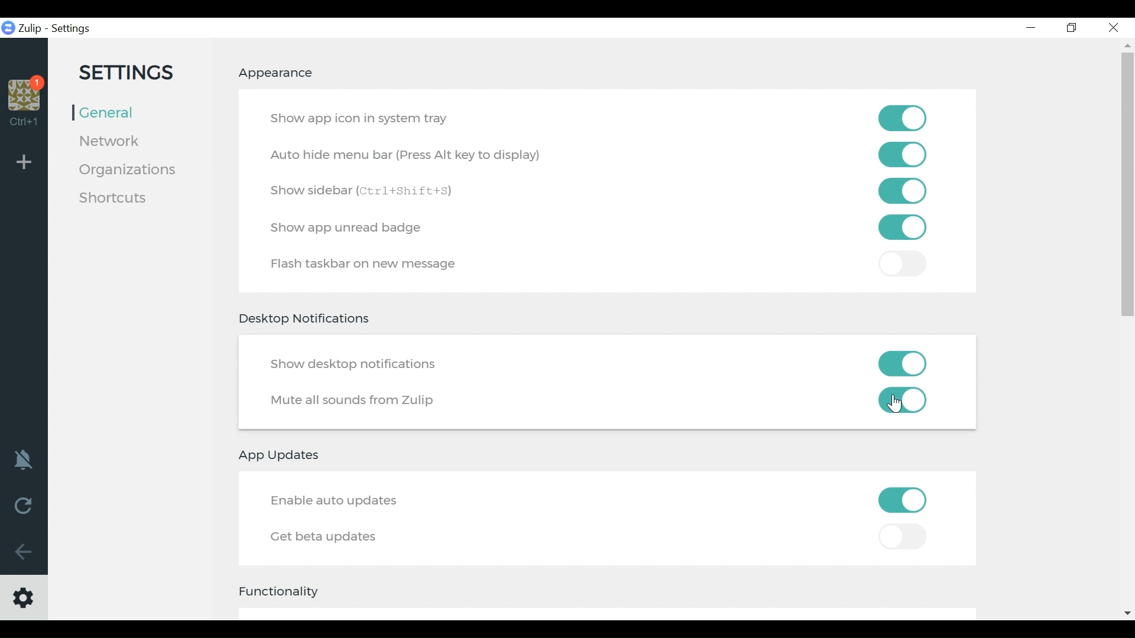 This screenshot has height=638, width=1135. I want to click on Show app unread badge, so click(351, 228).